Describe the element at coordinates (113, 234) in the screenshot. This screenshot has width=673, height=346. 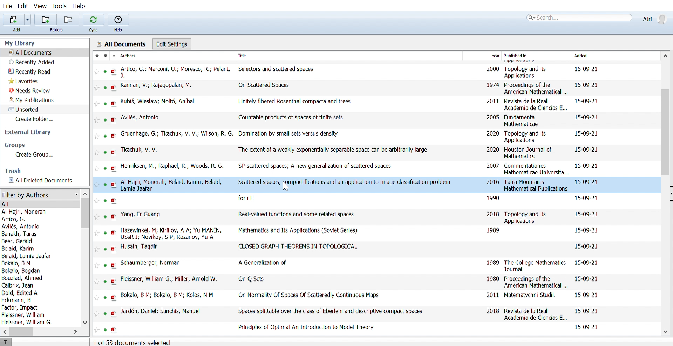
I see `PDf Document` at that location.